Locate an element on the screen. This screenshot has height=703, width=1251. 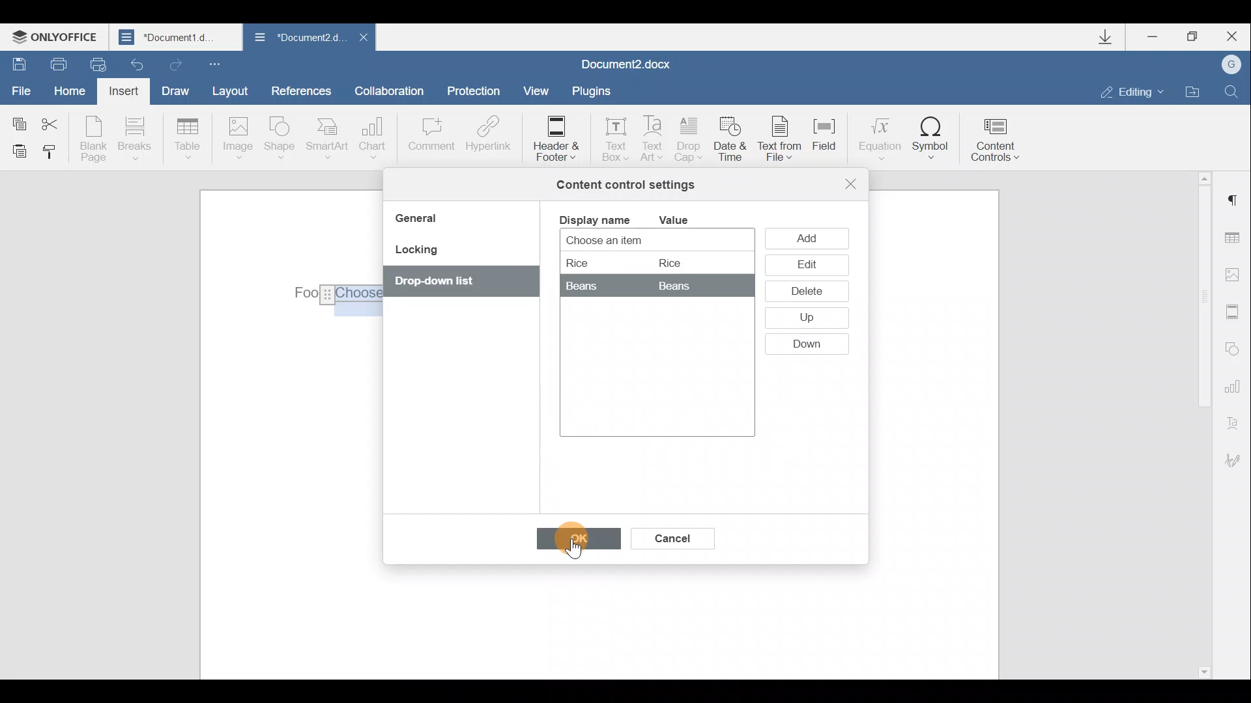
Signature settings is located at coordinates (1238, 460).